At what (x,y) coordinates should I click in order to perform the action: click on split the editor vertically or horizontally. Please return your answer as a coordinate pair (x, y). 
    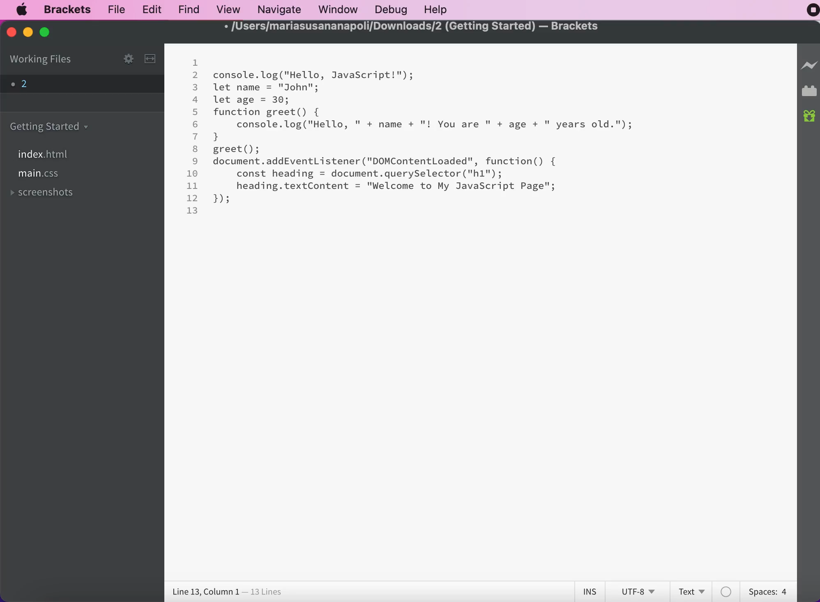
    Looking at the image, I should click on (150, 60).